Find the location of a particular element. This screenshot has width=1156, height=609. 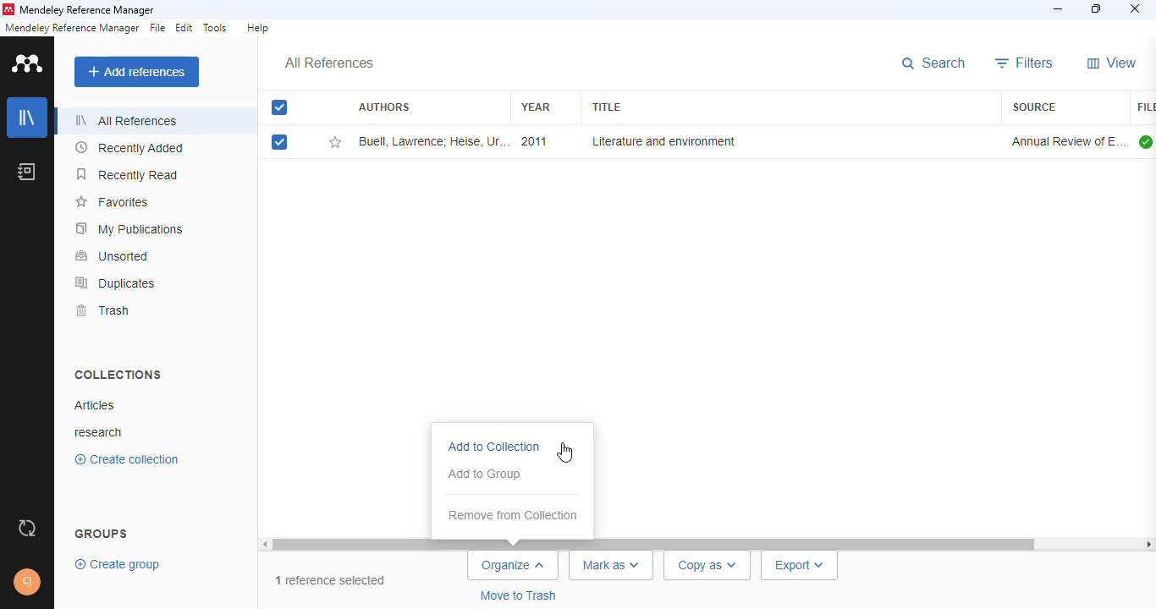

sync is located at coordinates (25, 530).